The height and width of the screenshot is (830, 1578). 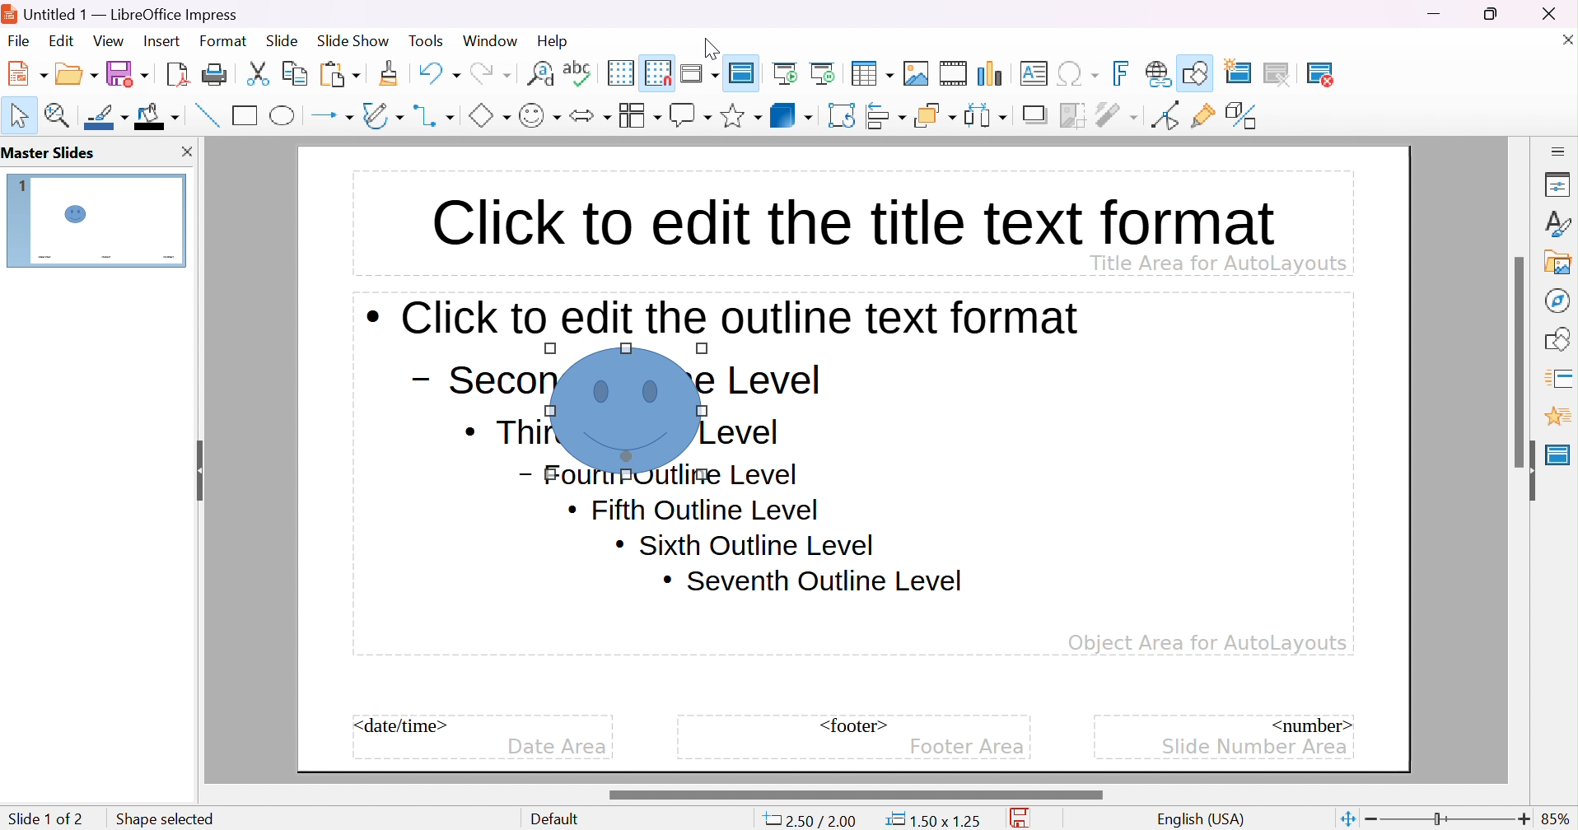 I want to click on title area for autolayouts, so click(x=1217, y=262).